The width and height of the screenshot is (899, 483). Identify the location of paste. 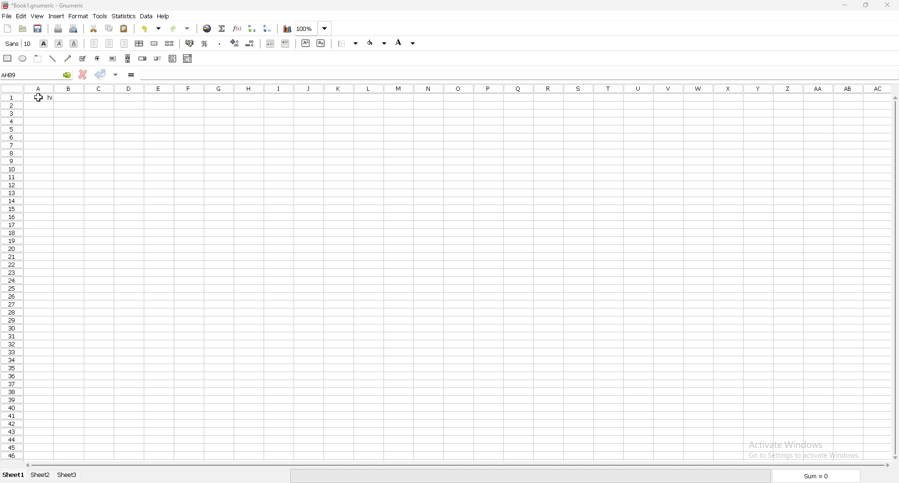
(124, 28).